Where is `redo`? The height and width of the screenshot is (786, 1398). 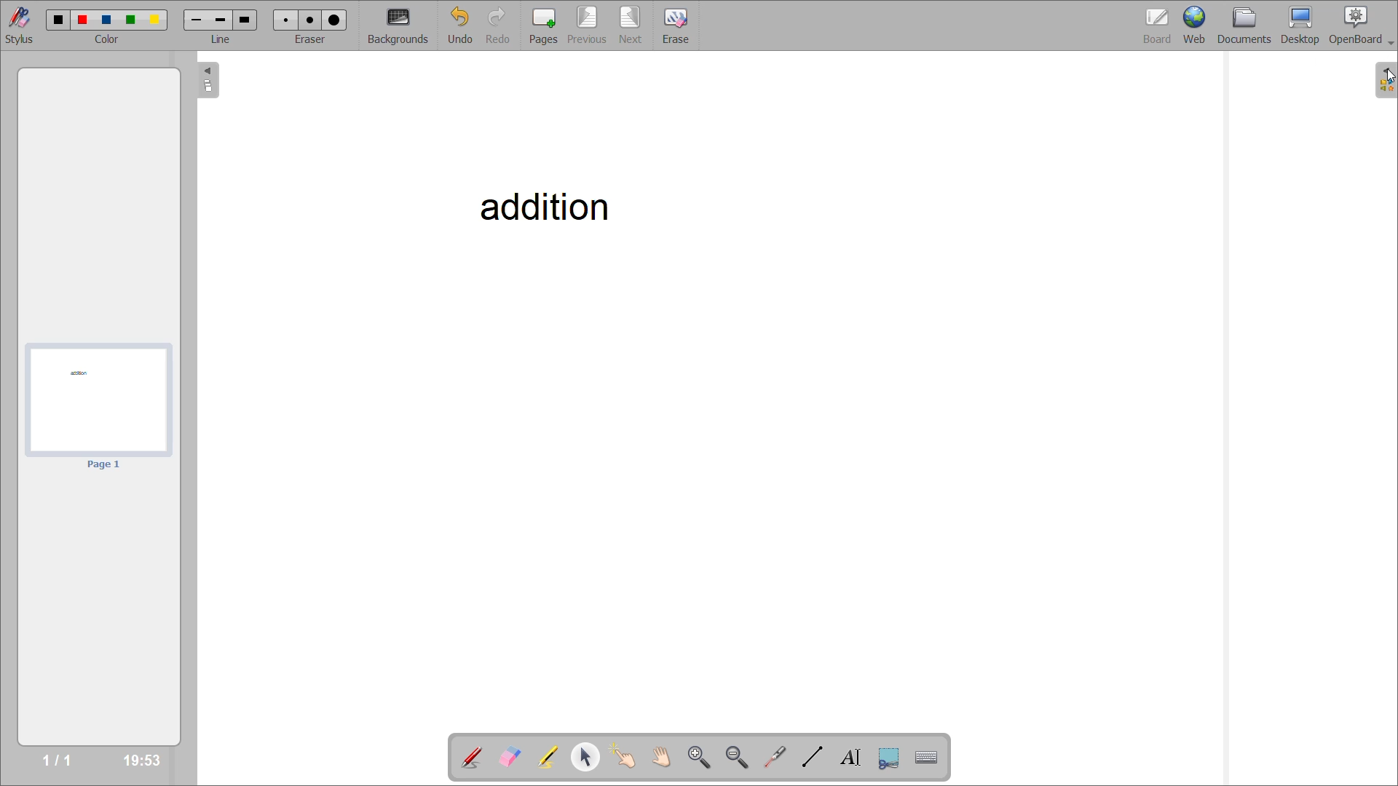
redo is located at coordinates (502, 26).